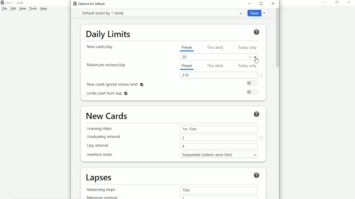 The image size is (355, 199). What do you see at coordinates (186, 76) in the screenshot?
I see `210` at bounding box center [186, 76].